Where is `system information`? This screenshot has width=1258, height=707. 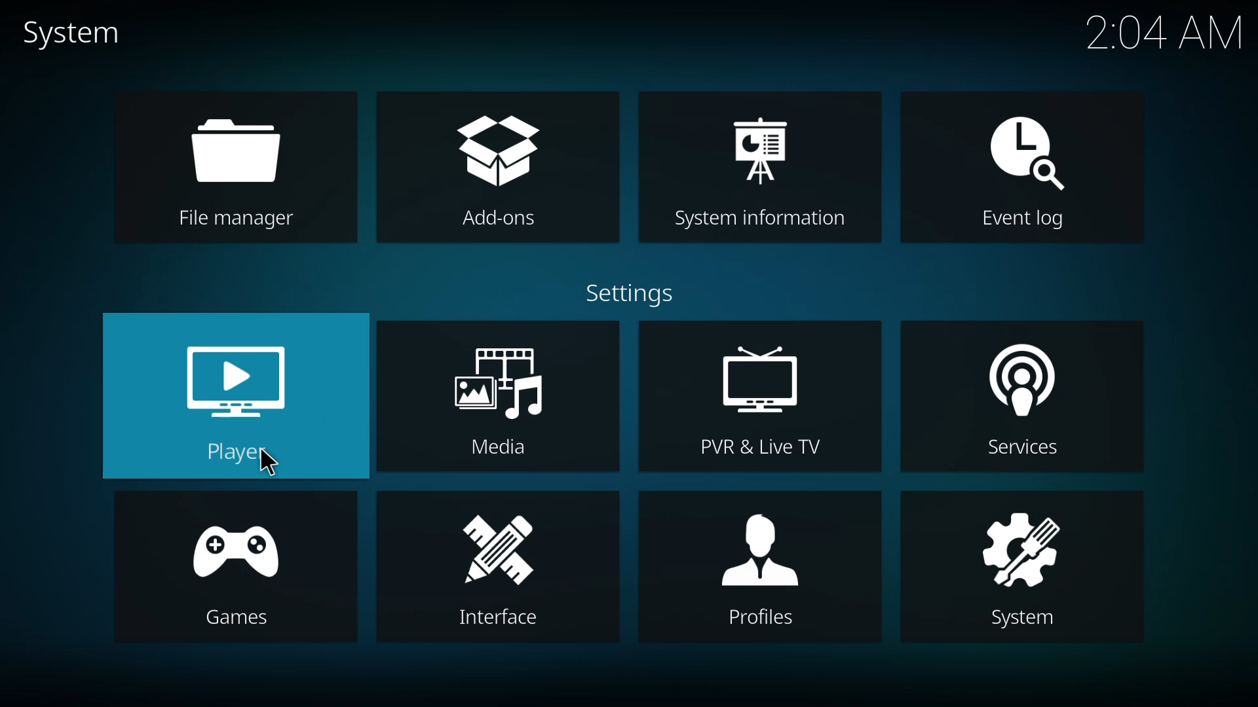
system information is located at coordinates (764, 163).